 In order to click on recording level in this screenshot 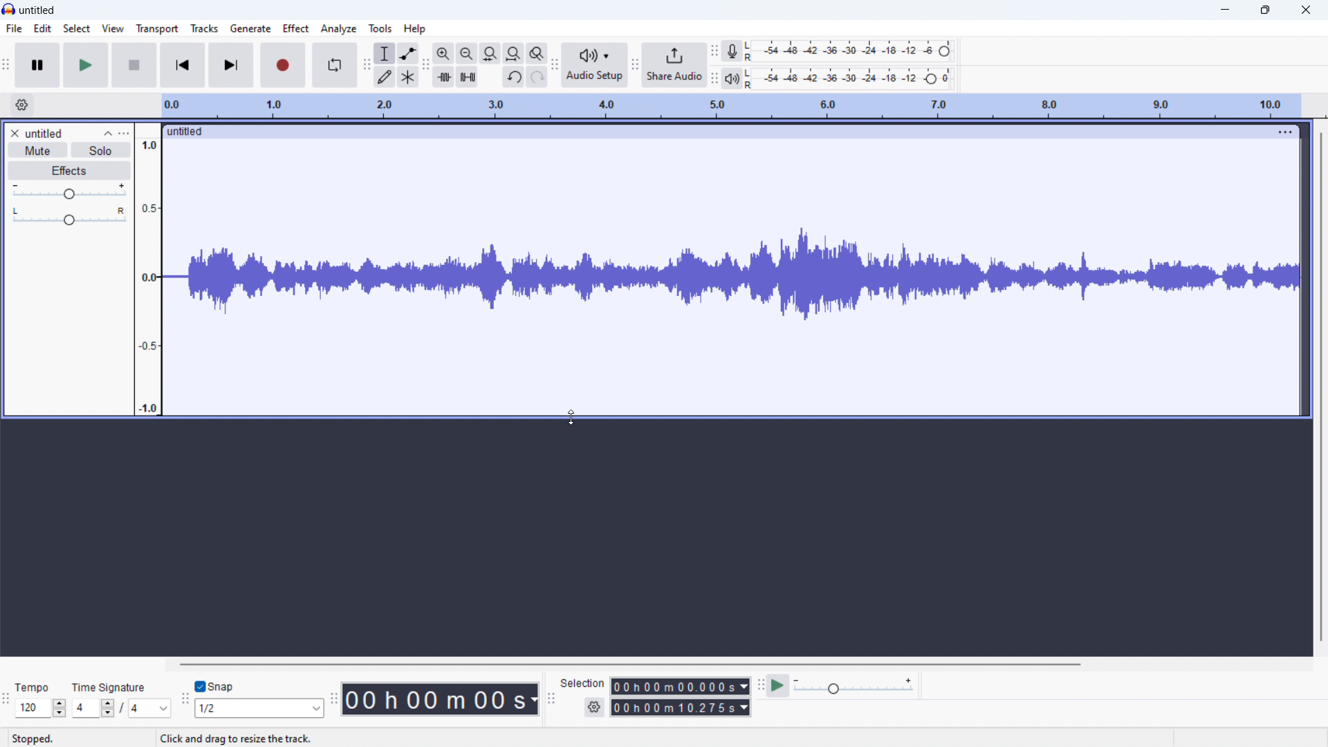, I will do `click(852, 51)`.